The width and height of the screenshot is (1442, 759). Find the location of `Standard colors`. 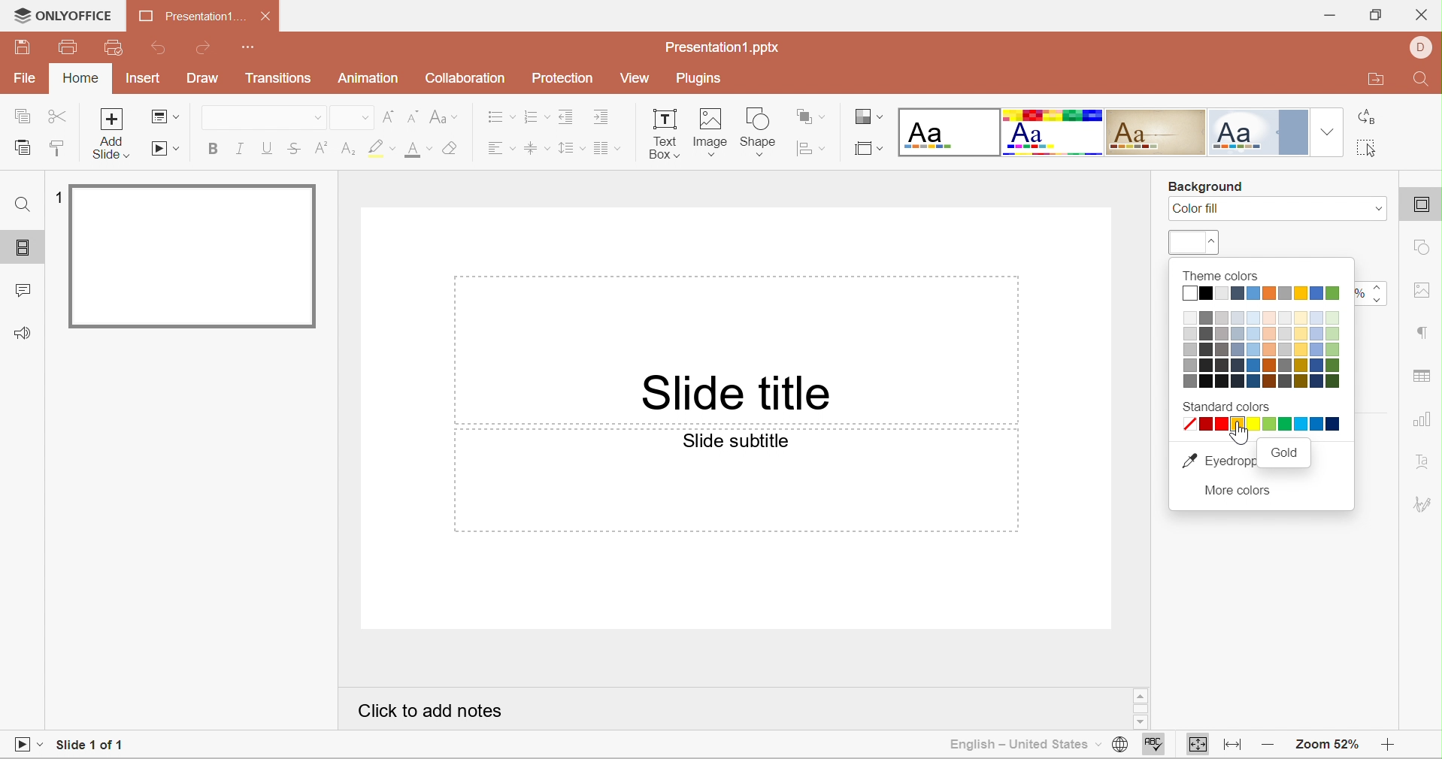

Standard colors is located at coordinates (1262, 425).